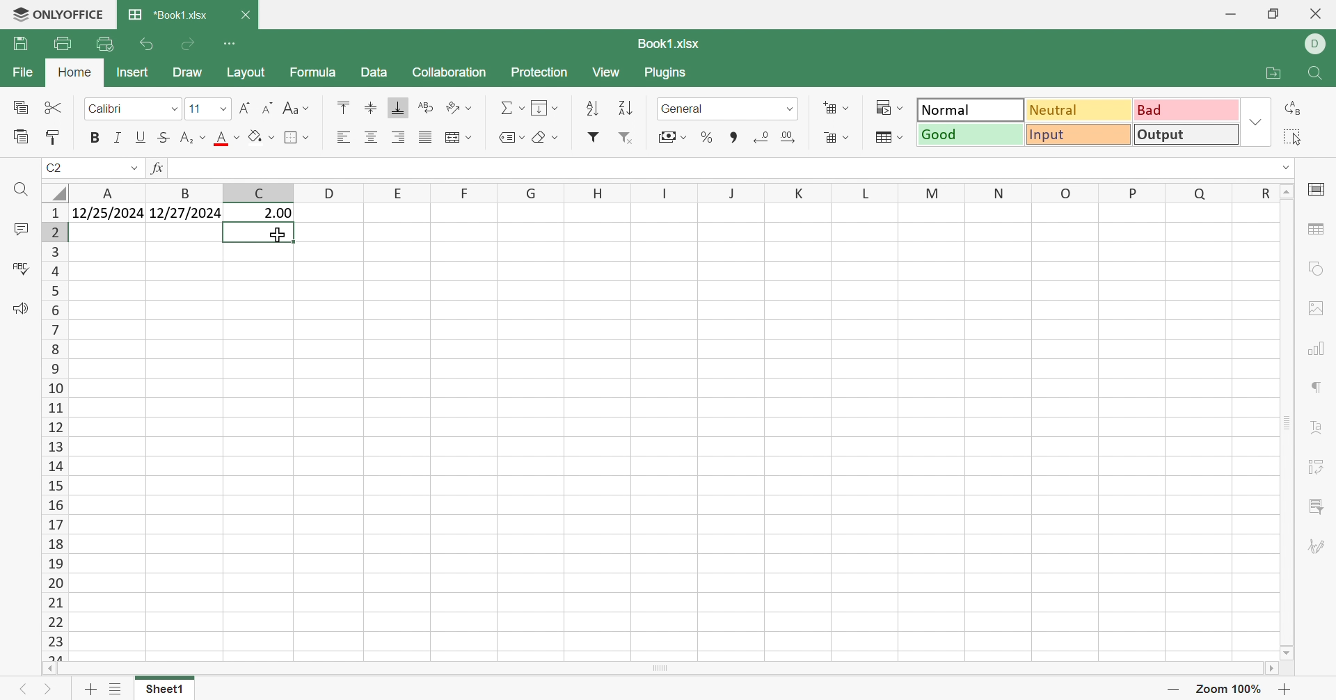 The width and height of the screenshot is (1336, 700). Describe the element at coordinates (424, 106) in the screenshot. I see `Wrap Text` at that location.